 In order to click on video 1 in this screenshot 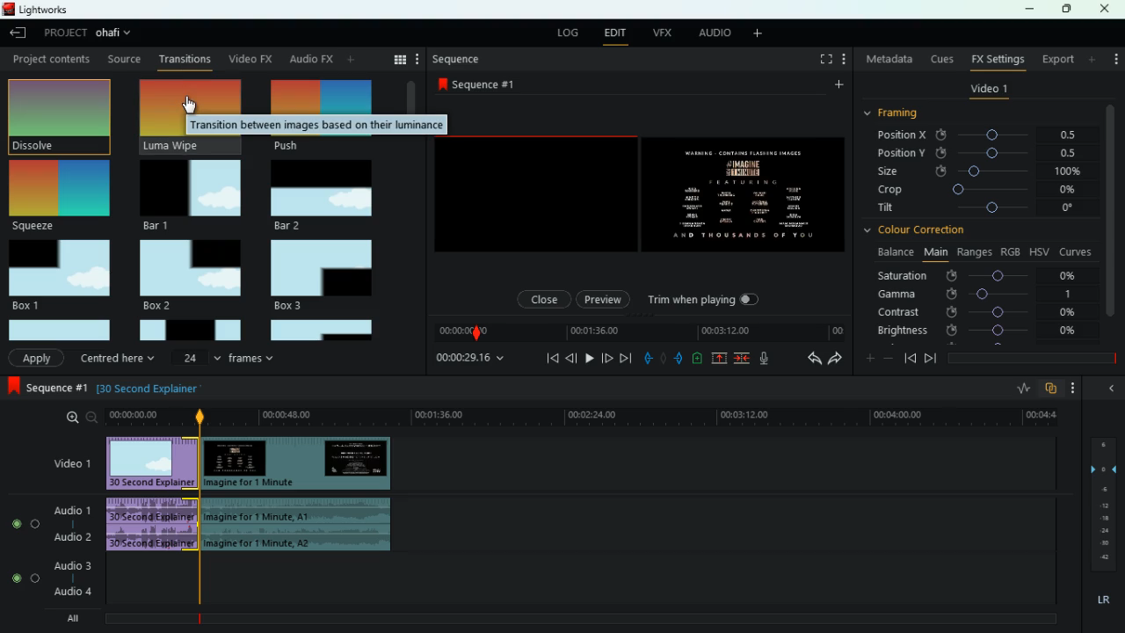, I will do `click(68, 464)`.